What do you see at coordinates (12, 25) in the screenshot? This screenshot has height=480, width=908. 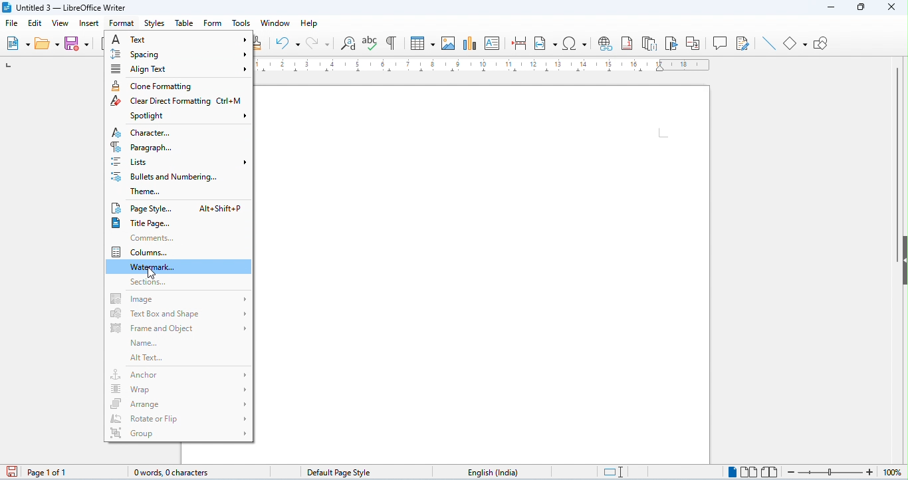 I see `file` at bounding box center [12, 25].